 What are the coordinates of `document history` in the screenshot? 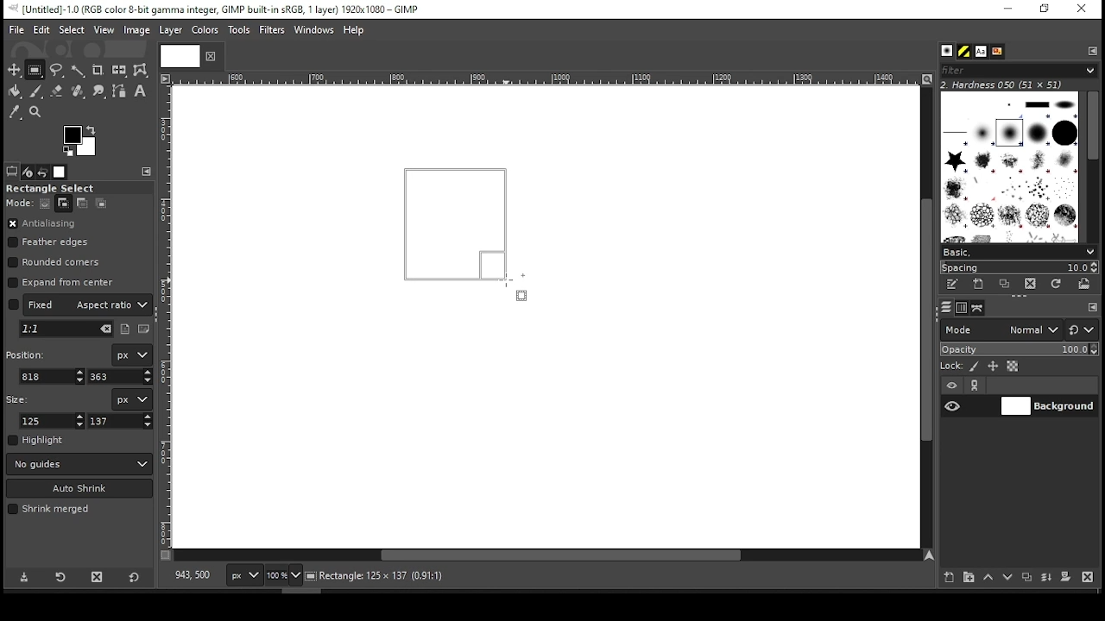 It's located at (996, 52).